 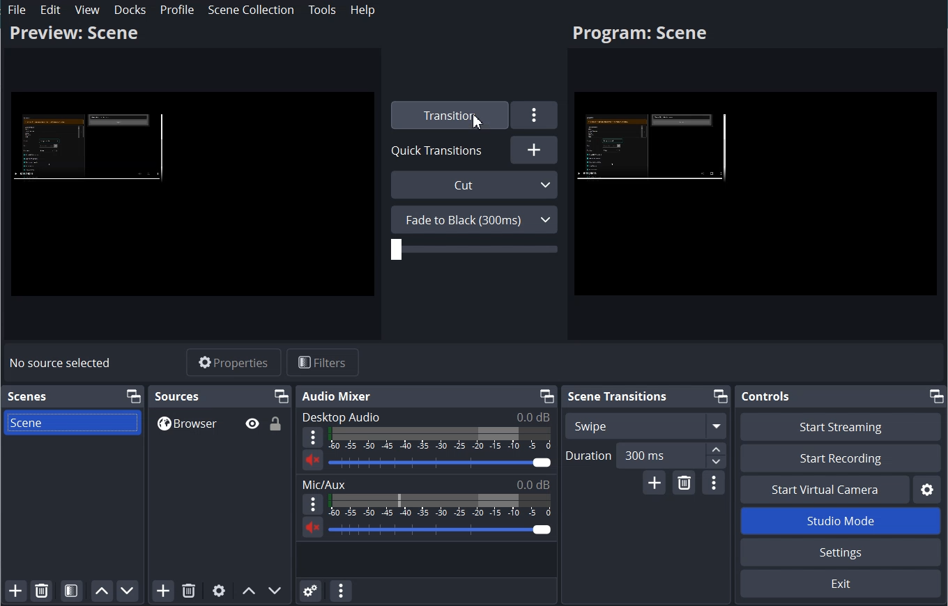 I want to click on Sound Indicator, so click(x=441, y=439).